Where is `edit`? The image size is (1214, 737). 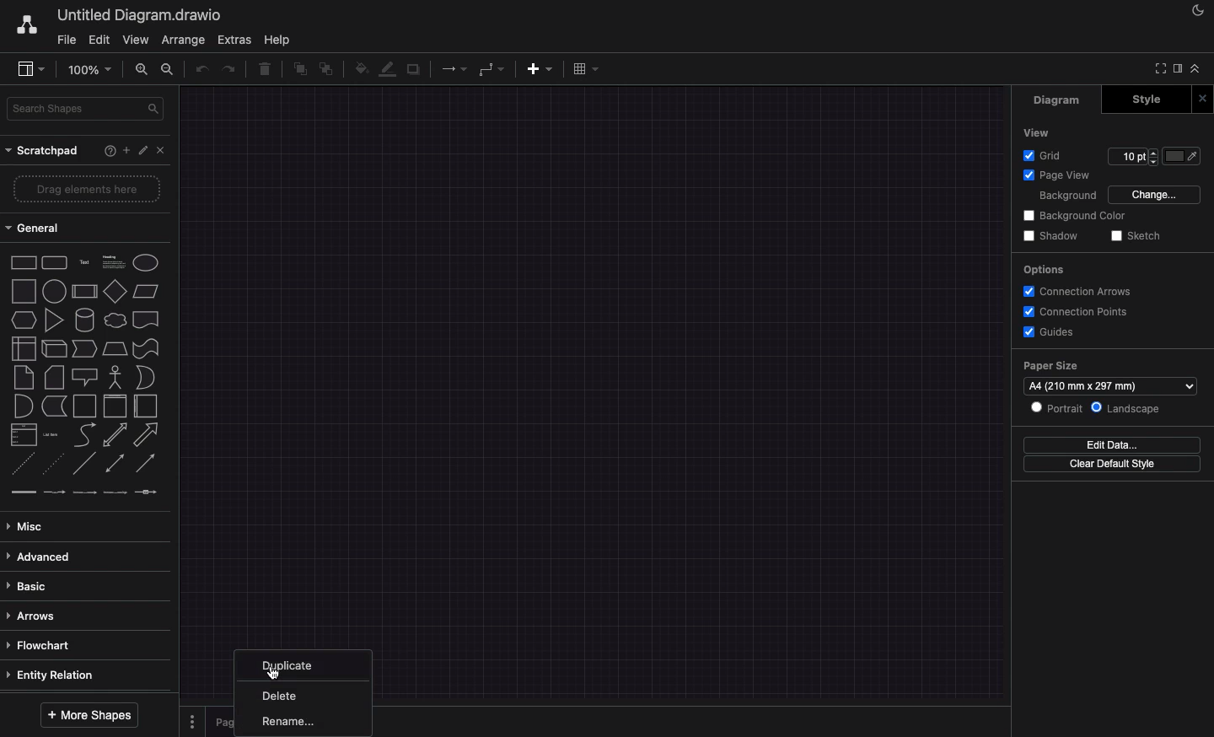 edit is located at coordinates (143, 149).